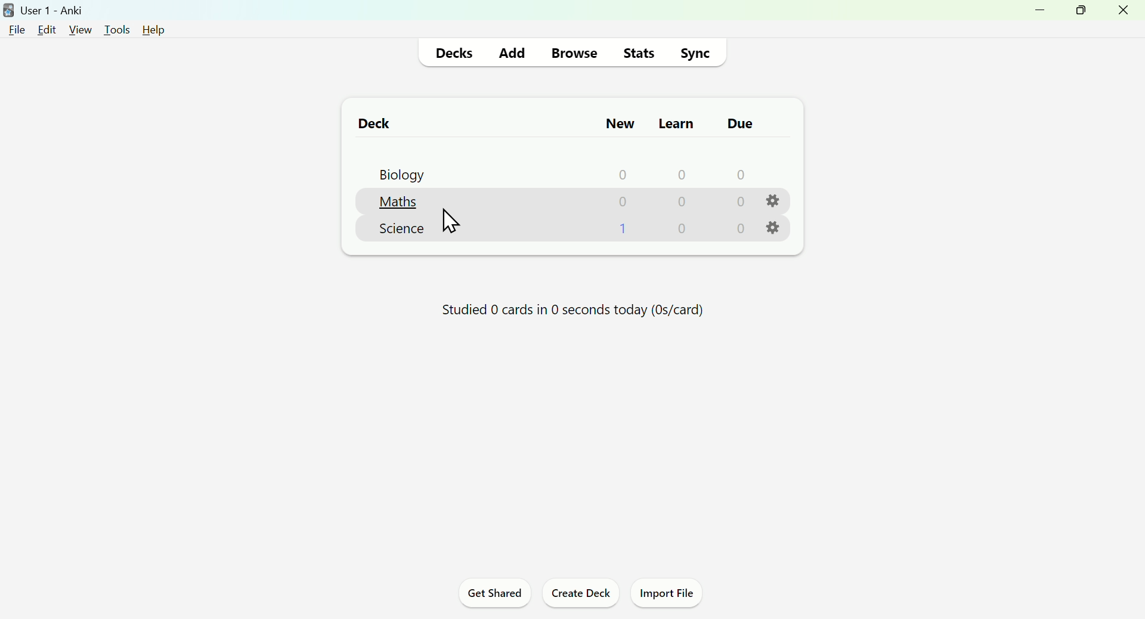 Image resolution: width=1145 pixels, height=619 pixels. I want to click on user1-anki, so click(44, 10).